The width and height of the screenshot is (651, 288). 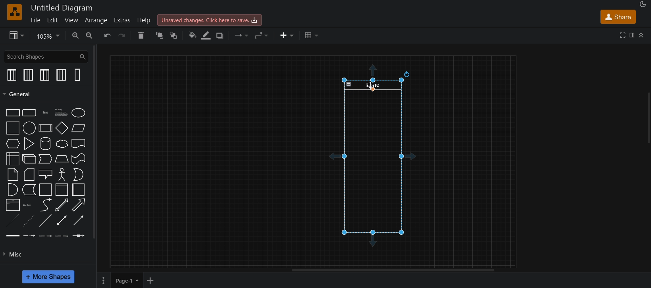 What do you see at coordinates (28, 160) in the screenshot?
I see `cube` at bounding box center [28, 160].